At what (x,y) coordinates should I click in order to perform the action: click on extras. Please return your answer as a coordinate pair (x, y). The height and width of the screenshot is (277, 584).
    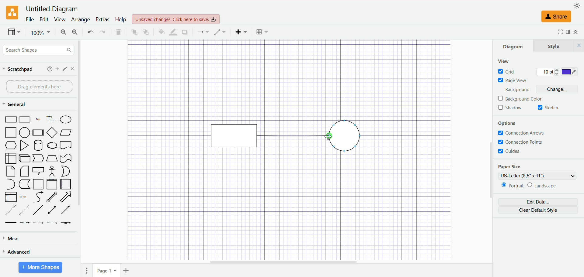
    Looking at the image, I should click on (103, 19).